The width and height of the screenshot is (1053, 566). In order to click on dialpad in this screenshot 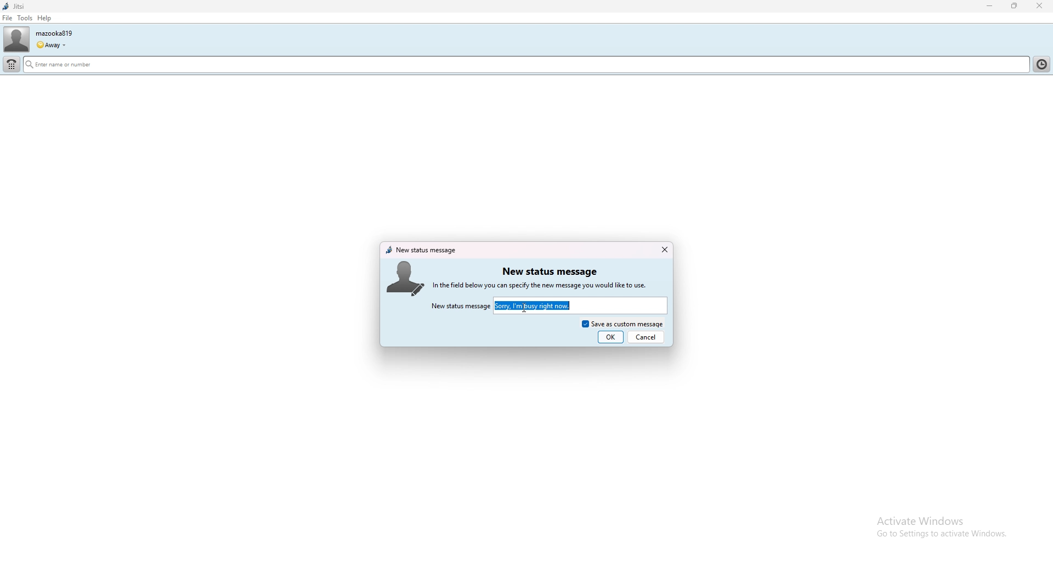, I will do `click(12, 65)`.